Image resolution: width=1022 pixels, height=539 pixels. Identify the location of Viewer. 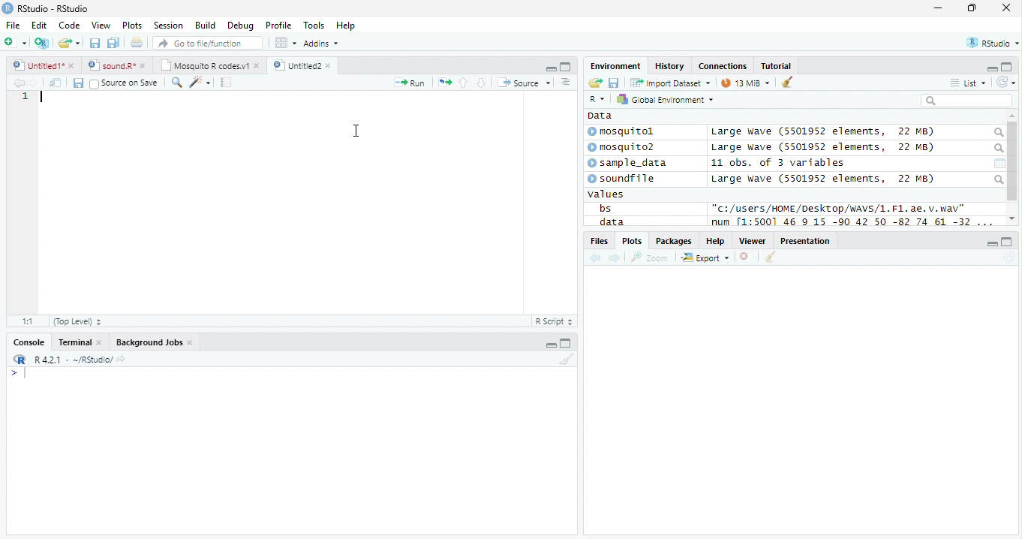
(753, 241).